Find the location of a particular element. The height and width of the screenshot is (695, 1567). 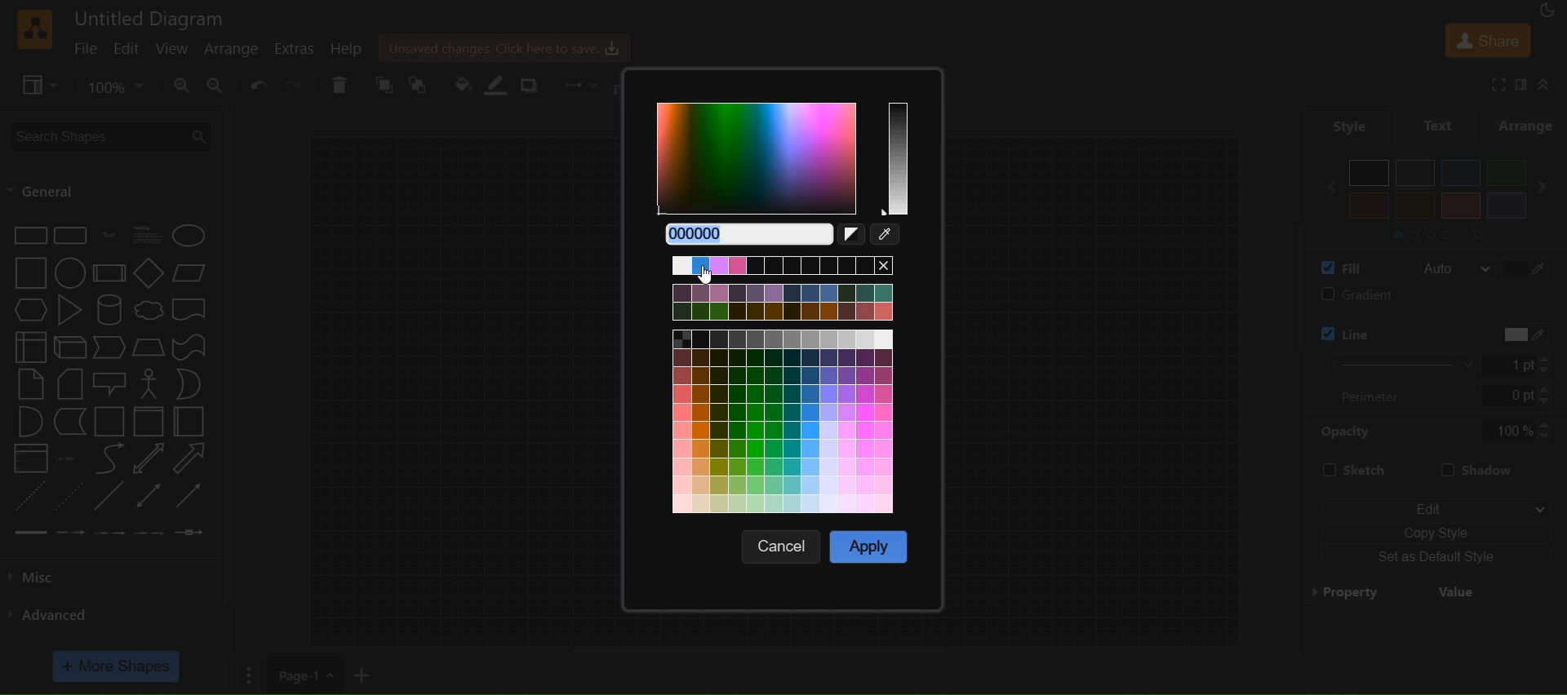

arrow is located at coordinates (189, 458).